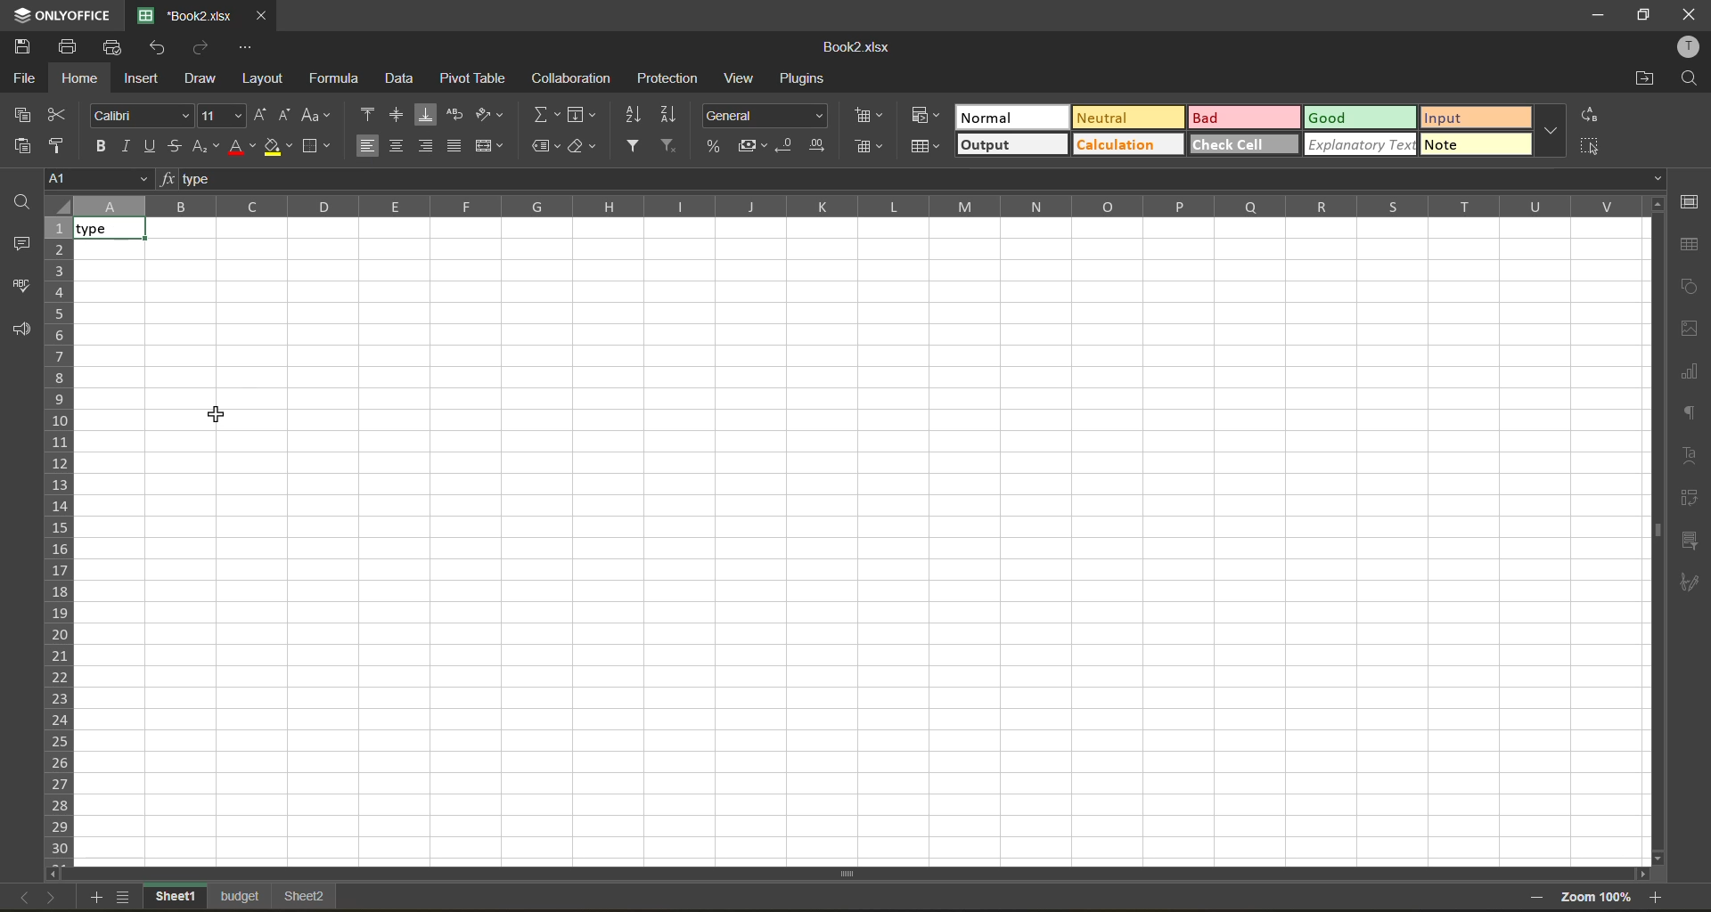 This screenshot has width=1711, height=912. What do you see at coordinates (914, 180) in the screenshot?
I see `formula bar` at bounding box center [914, 180].